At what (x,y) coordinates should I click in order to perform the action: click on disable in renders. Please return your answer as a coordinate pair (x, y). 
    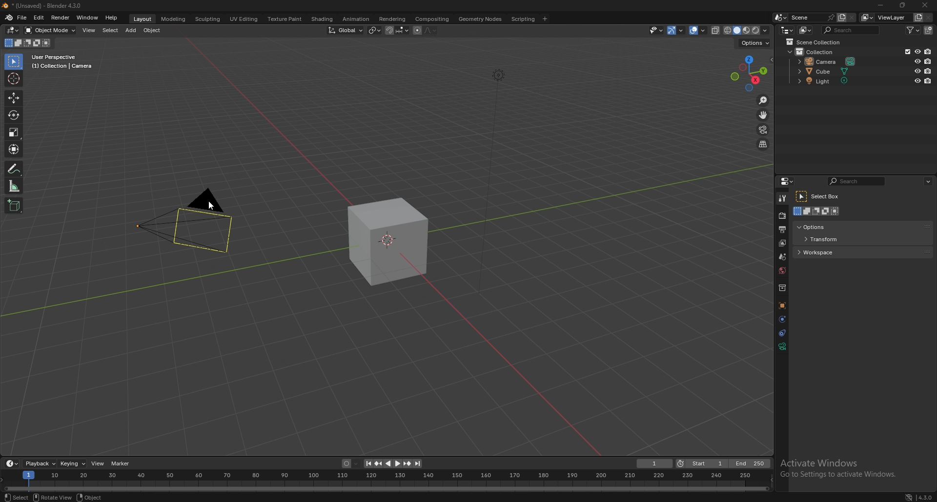
    Looking at the image, I should click on (929, 52).